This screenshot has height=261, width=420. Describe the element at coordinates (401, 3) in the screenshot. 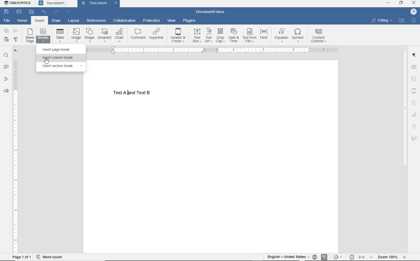

I see `restore down` at that location.